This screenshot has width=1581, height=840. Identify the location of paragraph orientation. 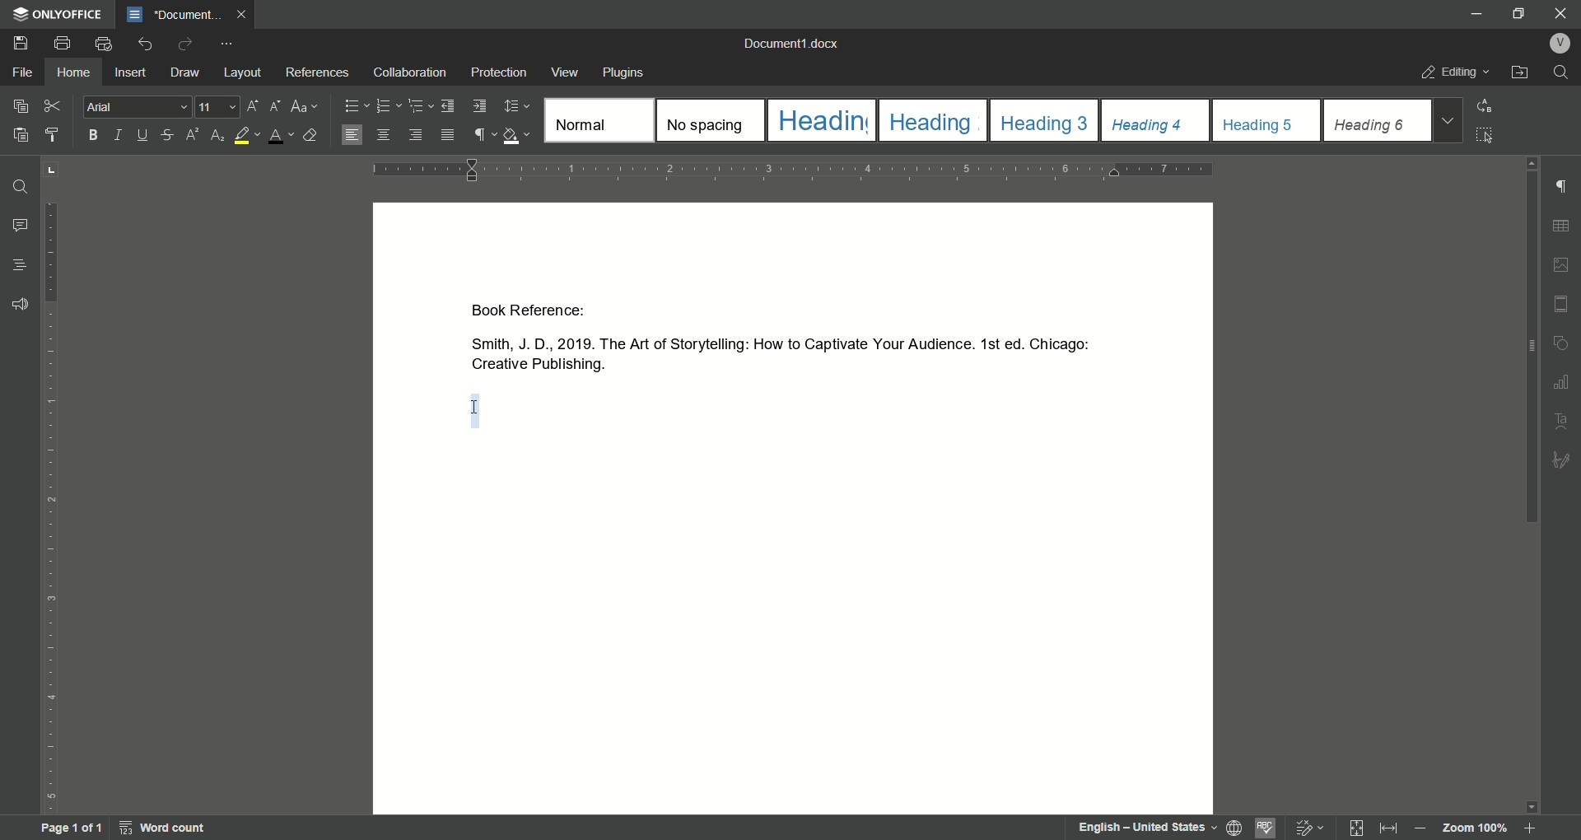
(799, 169).